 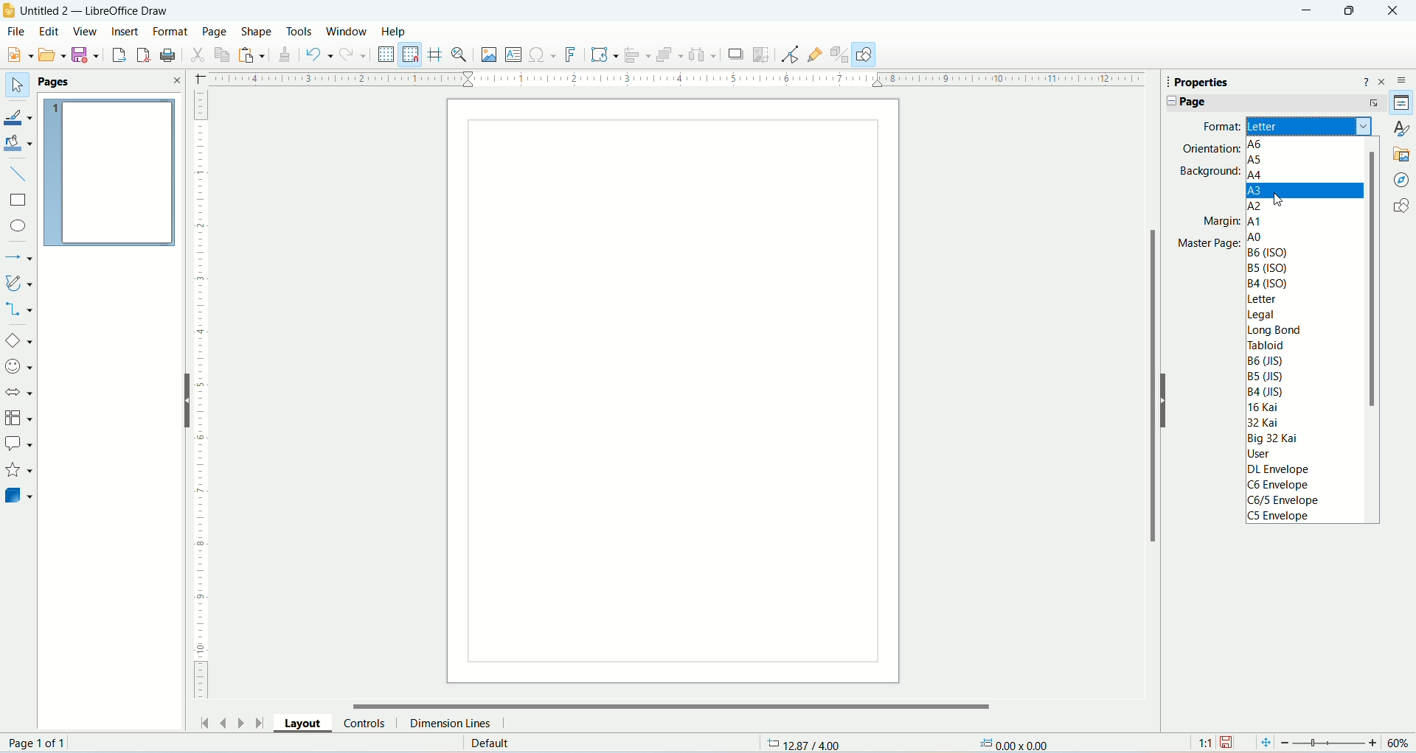 What do you see at coordinates (864, 55) in the screenshot?
I see `DRAW FUNCTION` at bounding box center [864, 55].